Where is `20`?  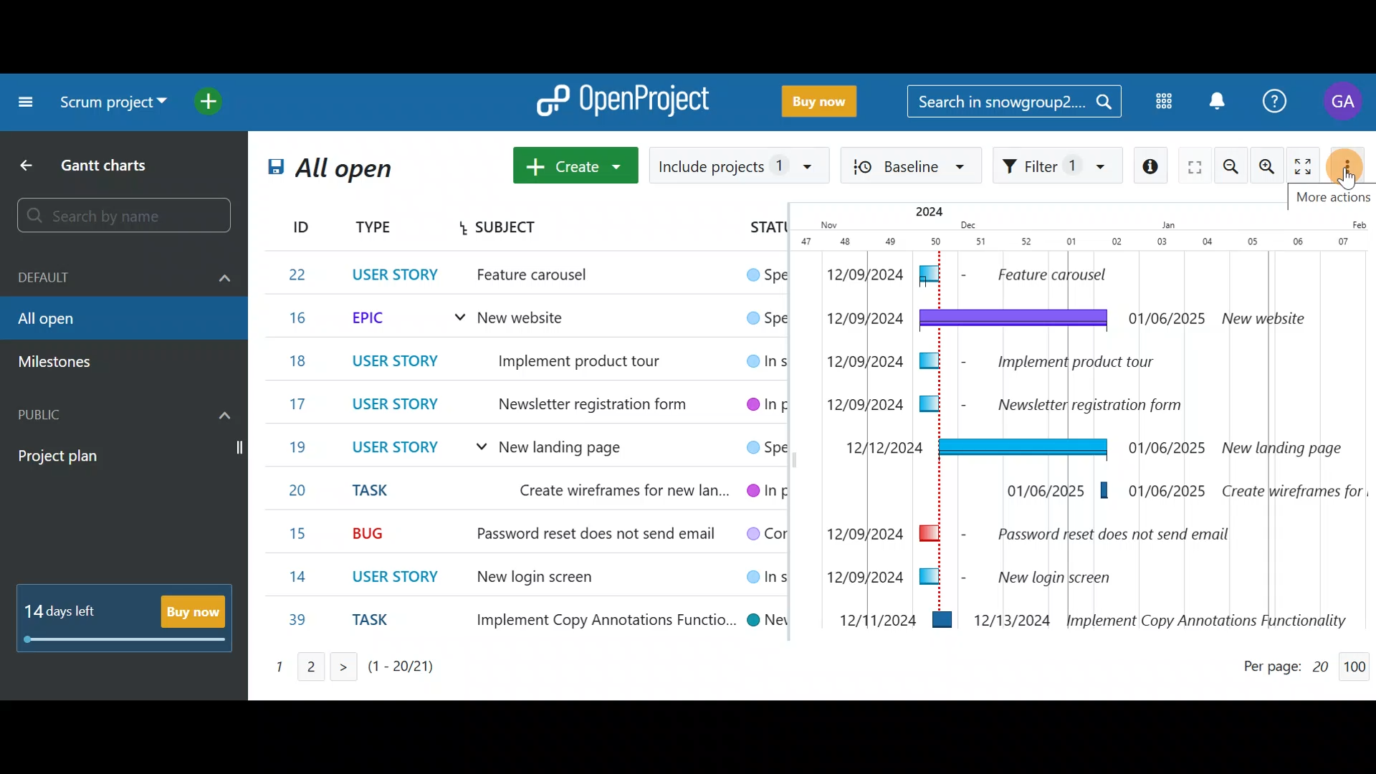
20 is located at coordinates (304, 491).